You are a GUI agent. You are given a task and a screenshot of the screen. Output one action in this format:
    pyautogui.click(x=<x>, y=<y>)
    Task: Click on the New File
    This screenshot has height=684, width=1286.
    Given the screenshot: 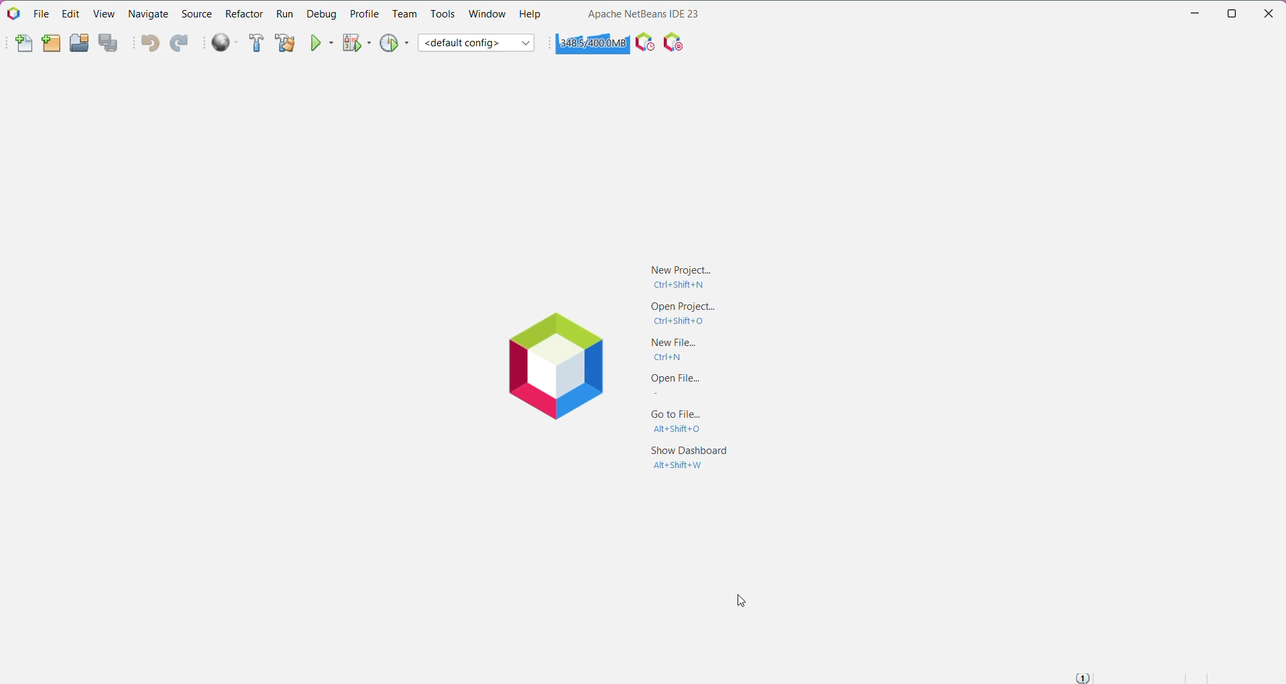 What is the action you would take?
    pyautogui.click(x=23, y=46)
    